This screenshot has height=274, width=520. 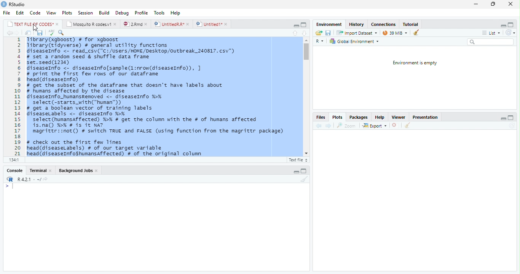 I want to click on View, so click(x=51, y=13).